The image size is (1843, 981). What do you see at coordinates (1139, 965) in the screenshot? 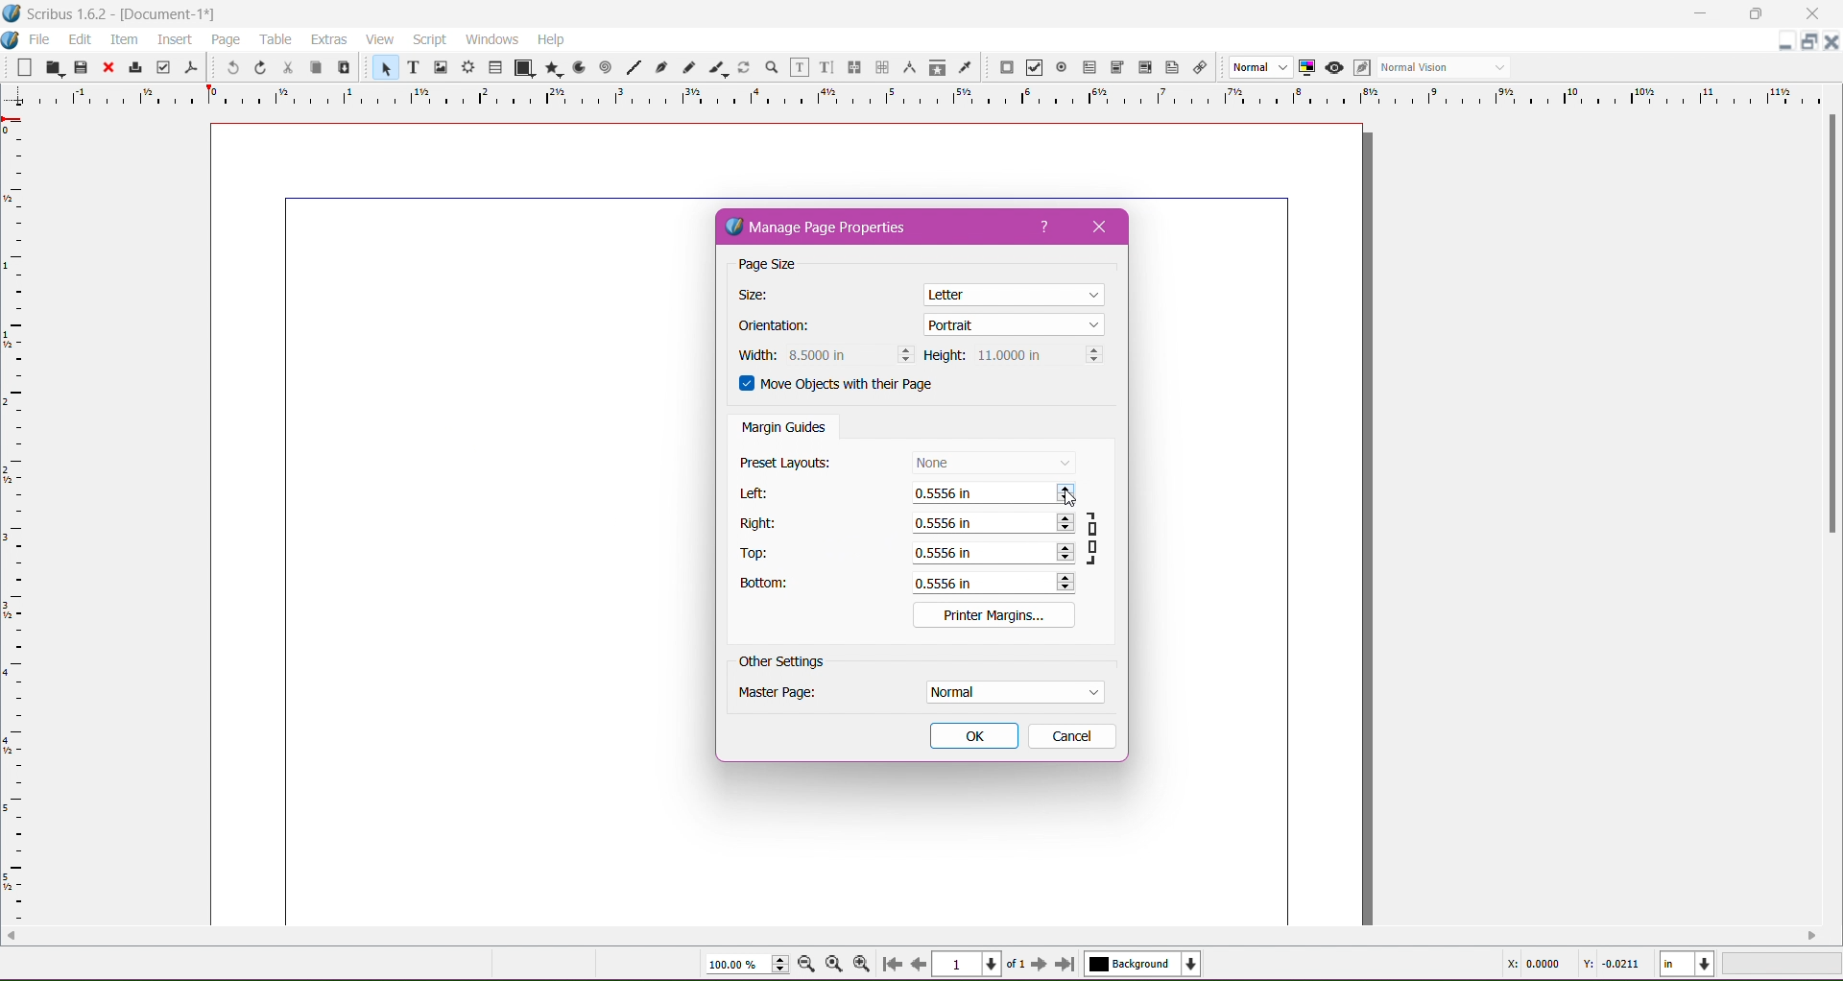
I see `Select the current layer` at bounding box center [1139, 965].